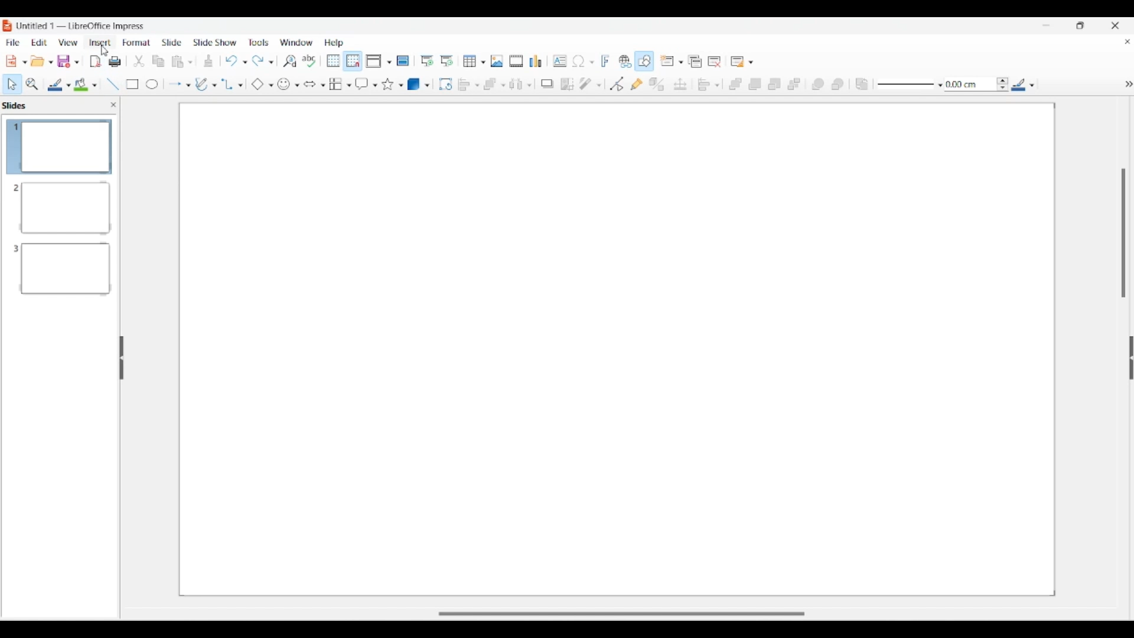  Describe the element at coordinates (818, 84) in the screenshot. I see `Infornt object` at that location.